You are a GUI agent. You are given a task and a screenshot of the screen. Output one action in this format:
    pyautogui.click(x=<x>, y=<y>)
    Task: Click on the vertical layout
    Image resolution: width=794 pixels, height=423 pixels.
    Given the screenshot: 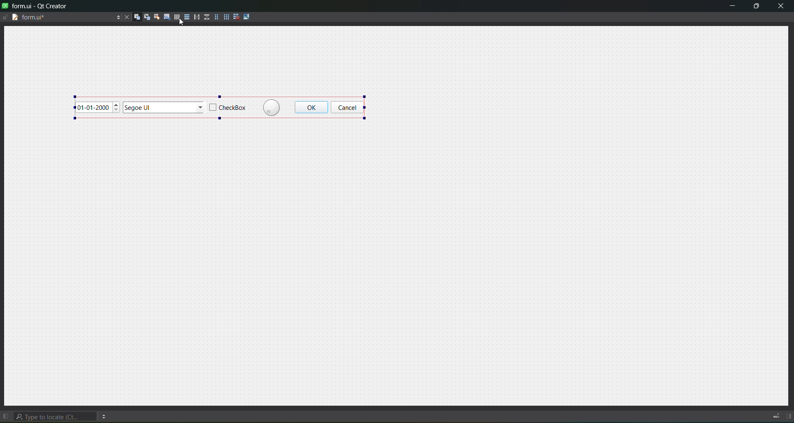 What is the action you would take?
    pyautogui.click(x=186, y=17)
    